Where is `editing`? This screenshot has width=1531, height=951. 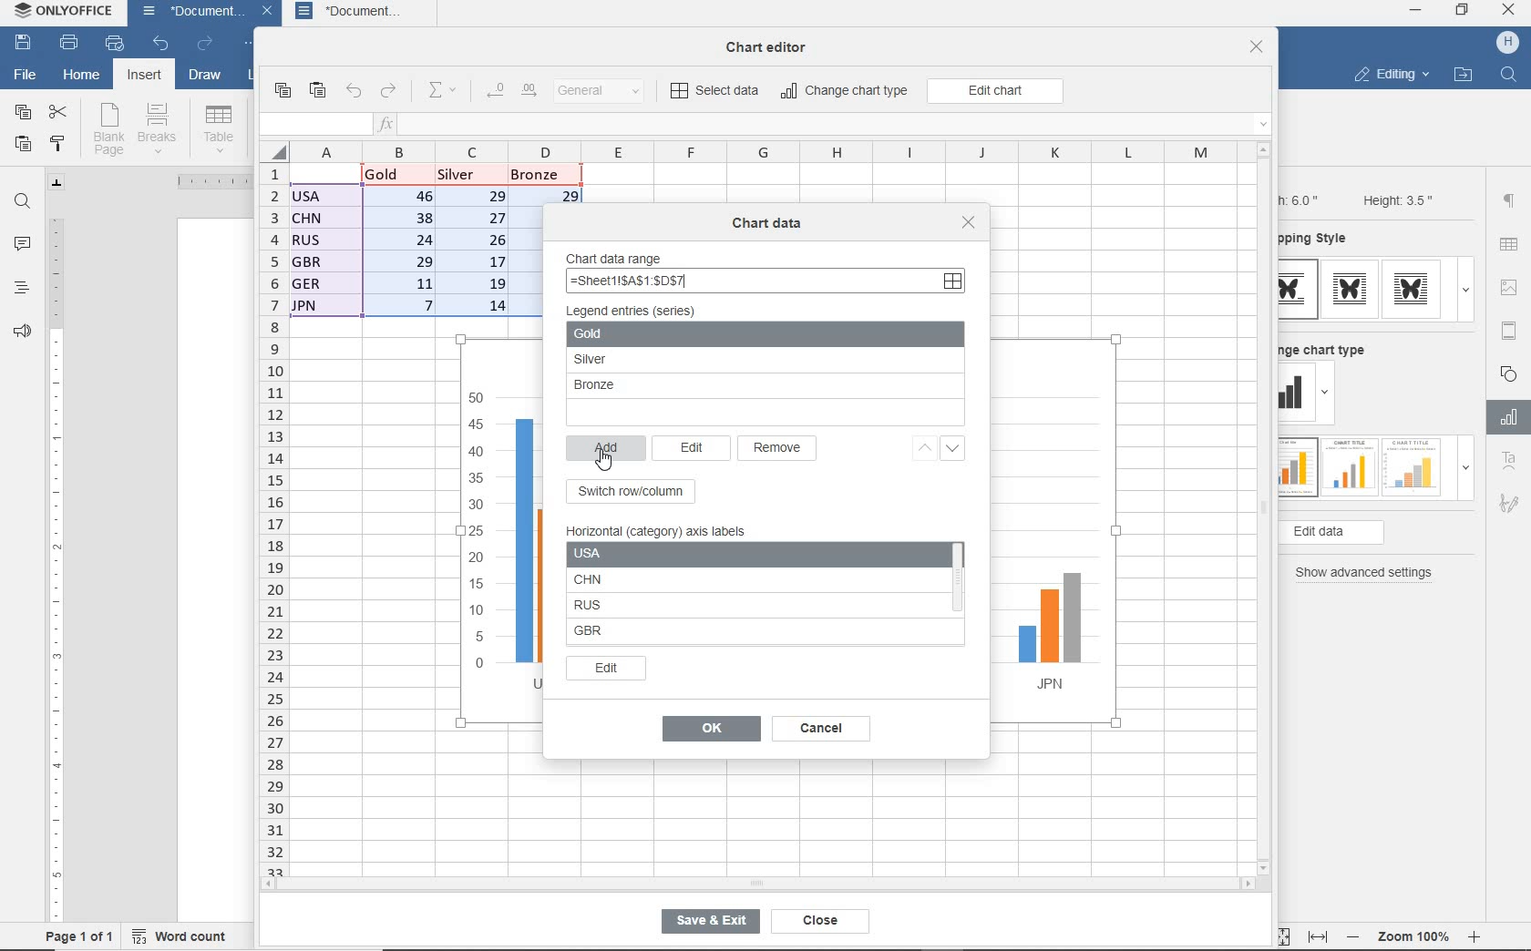
editing is located at coordinates (1391, 77).